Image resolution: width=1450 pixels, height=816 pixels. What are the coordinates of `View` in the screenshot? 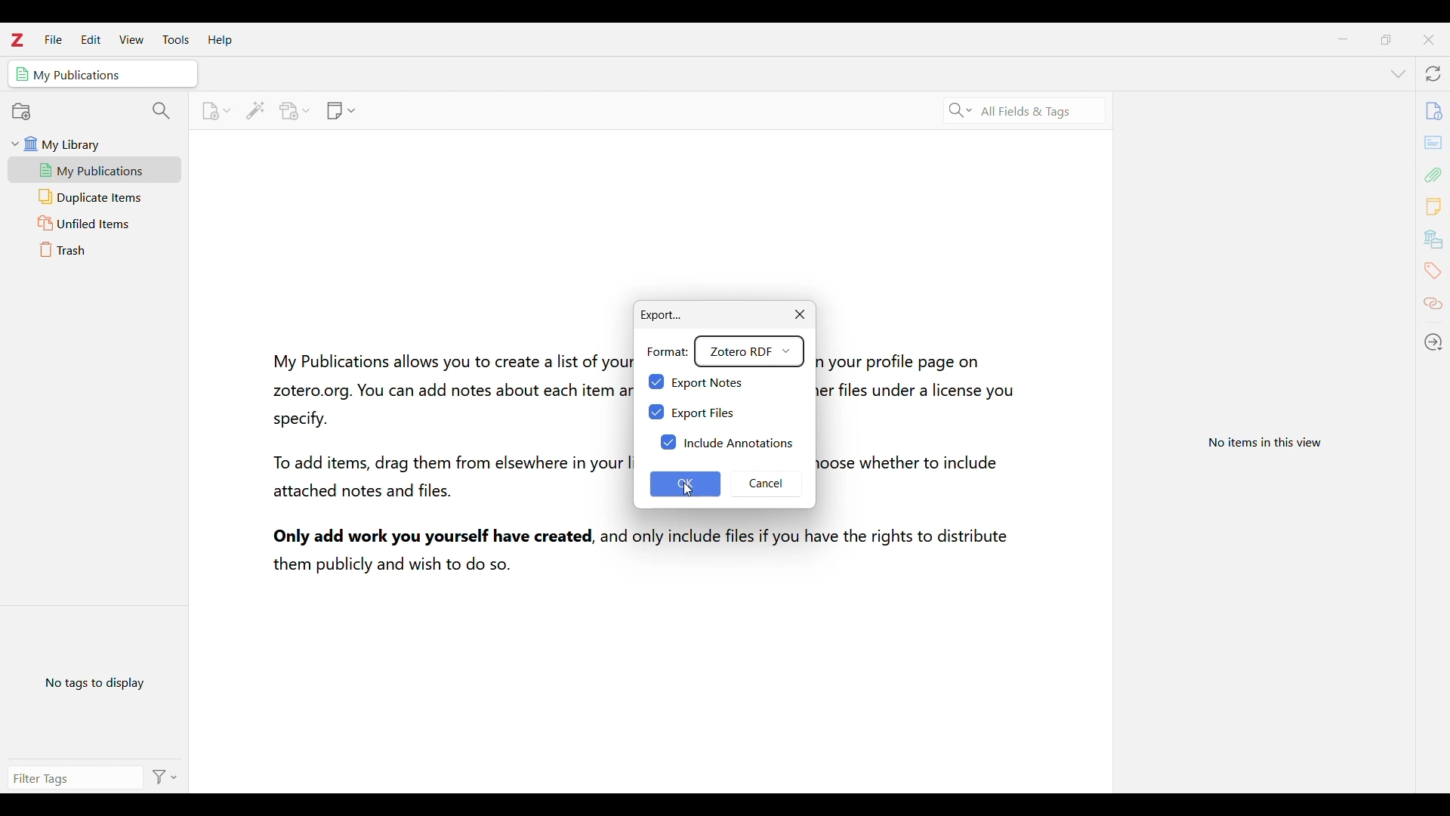 It's located at (131, 39).